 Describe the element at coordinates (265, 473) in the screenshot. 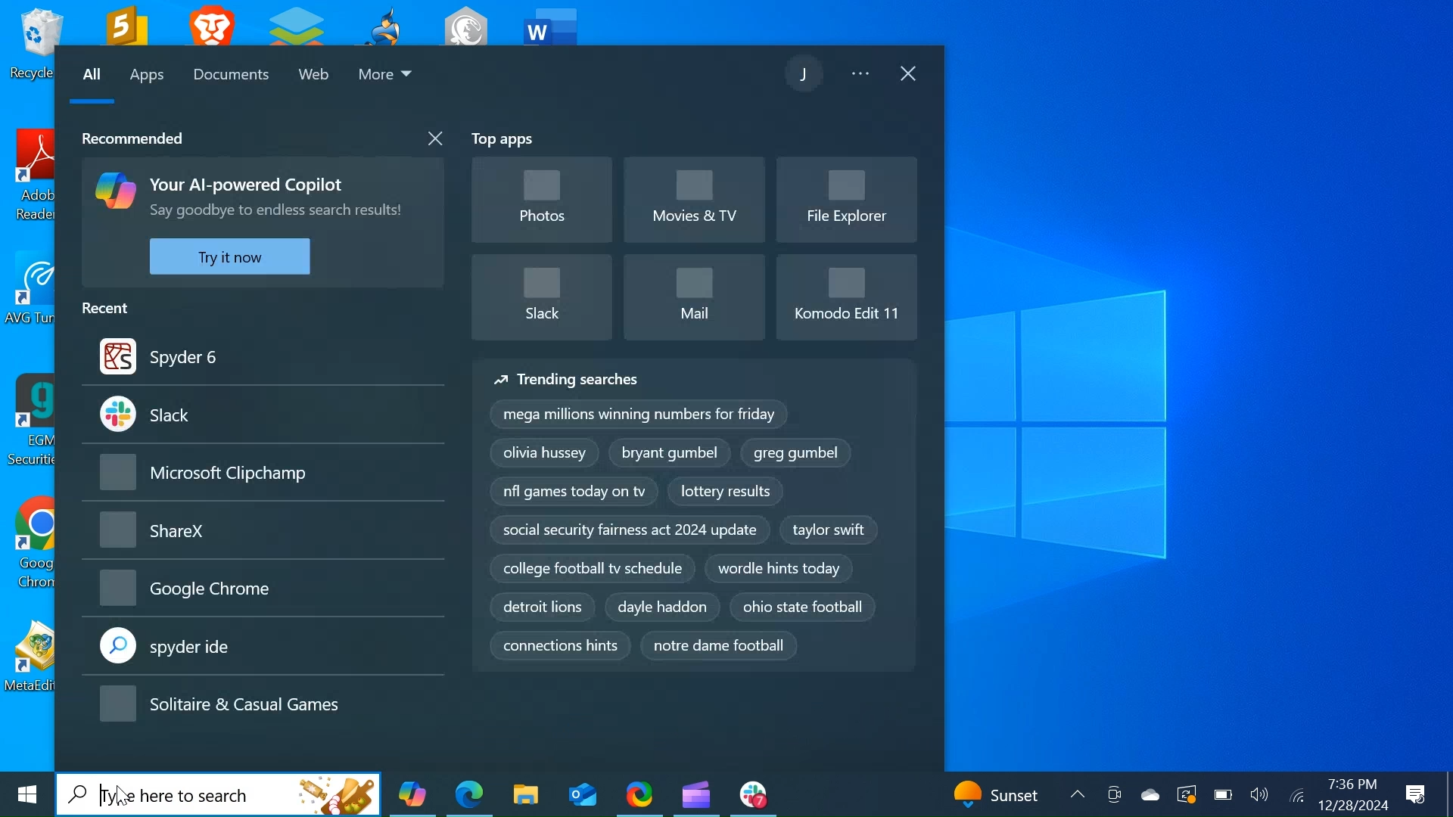

I see `` at that location.